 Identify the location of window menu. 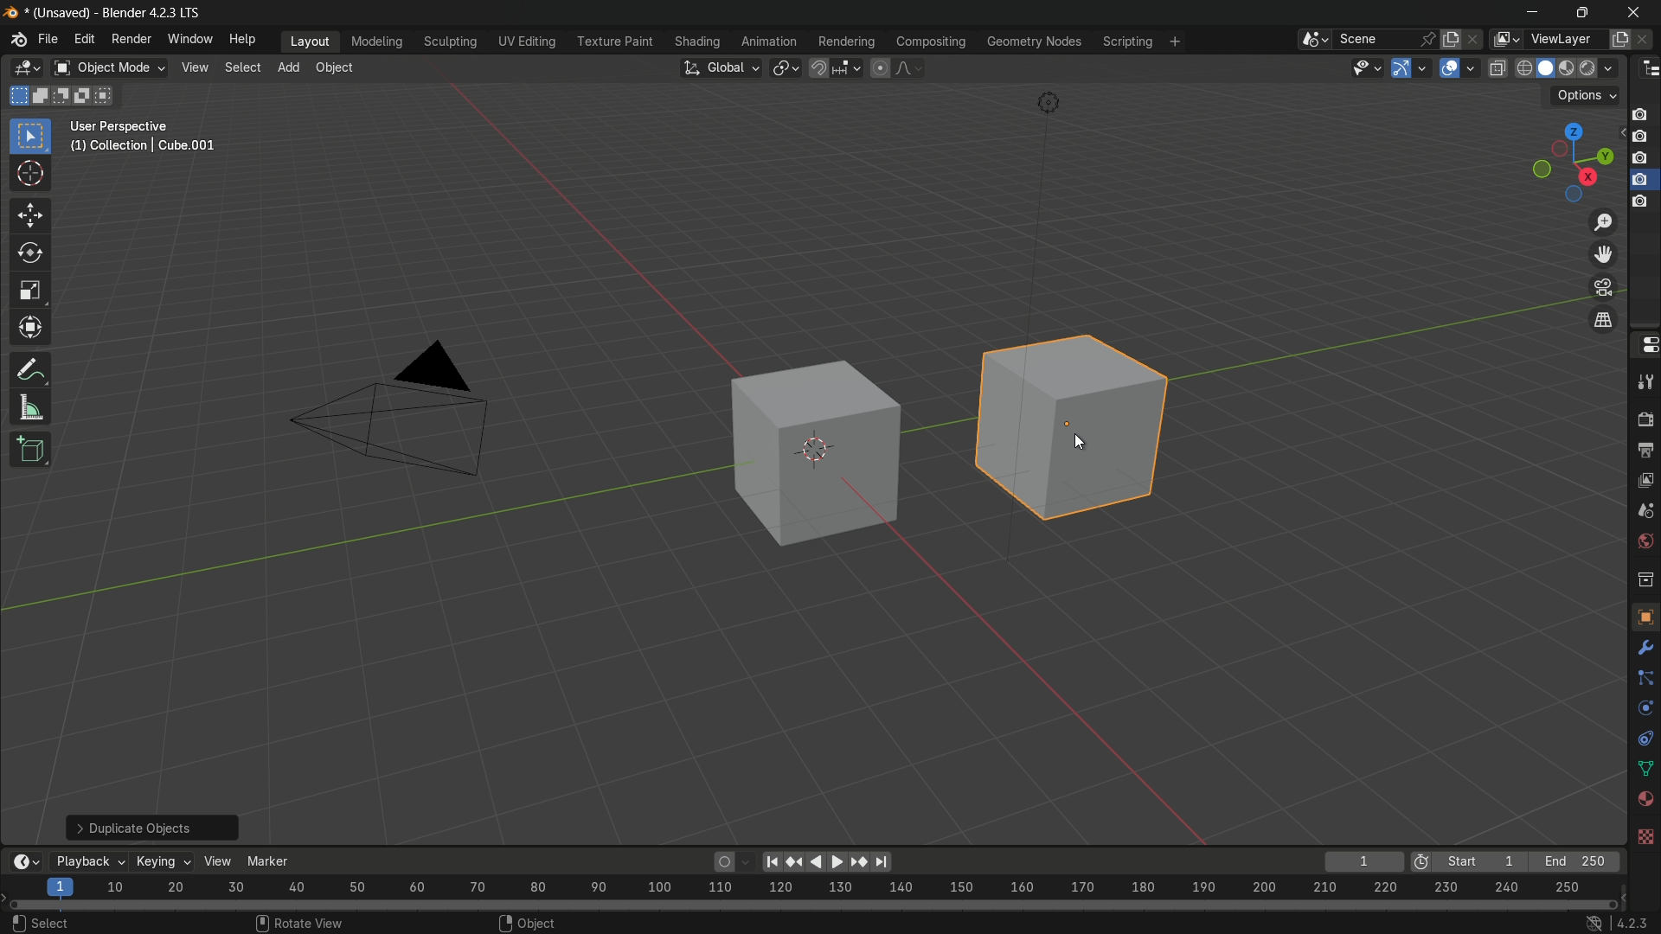
(189, 39).